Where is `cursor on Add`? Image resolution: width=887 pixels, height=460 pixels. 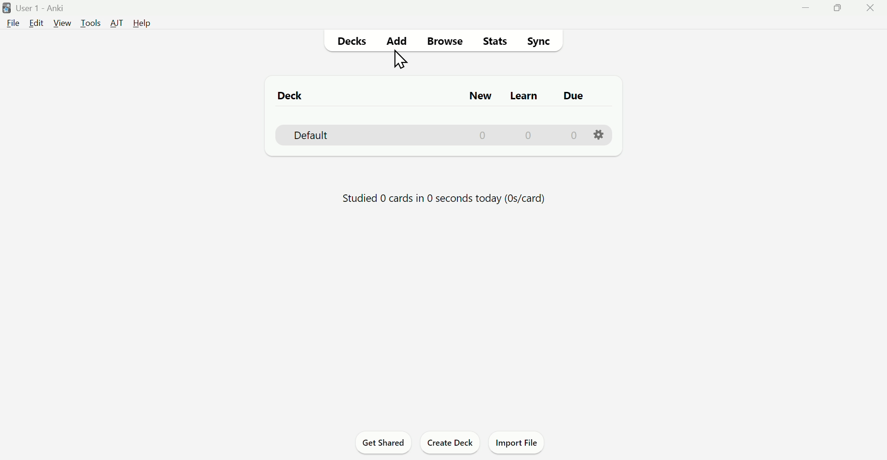
cursor on Add is located at coordinates (401, 61).